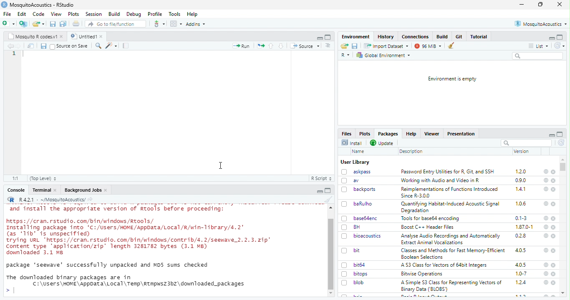 The width and height of the screenshot is (570, 300). Describe the element at coordinates (31, 46) in the screenshot. I see `Share ` at that location.